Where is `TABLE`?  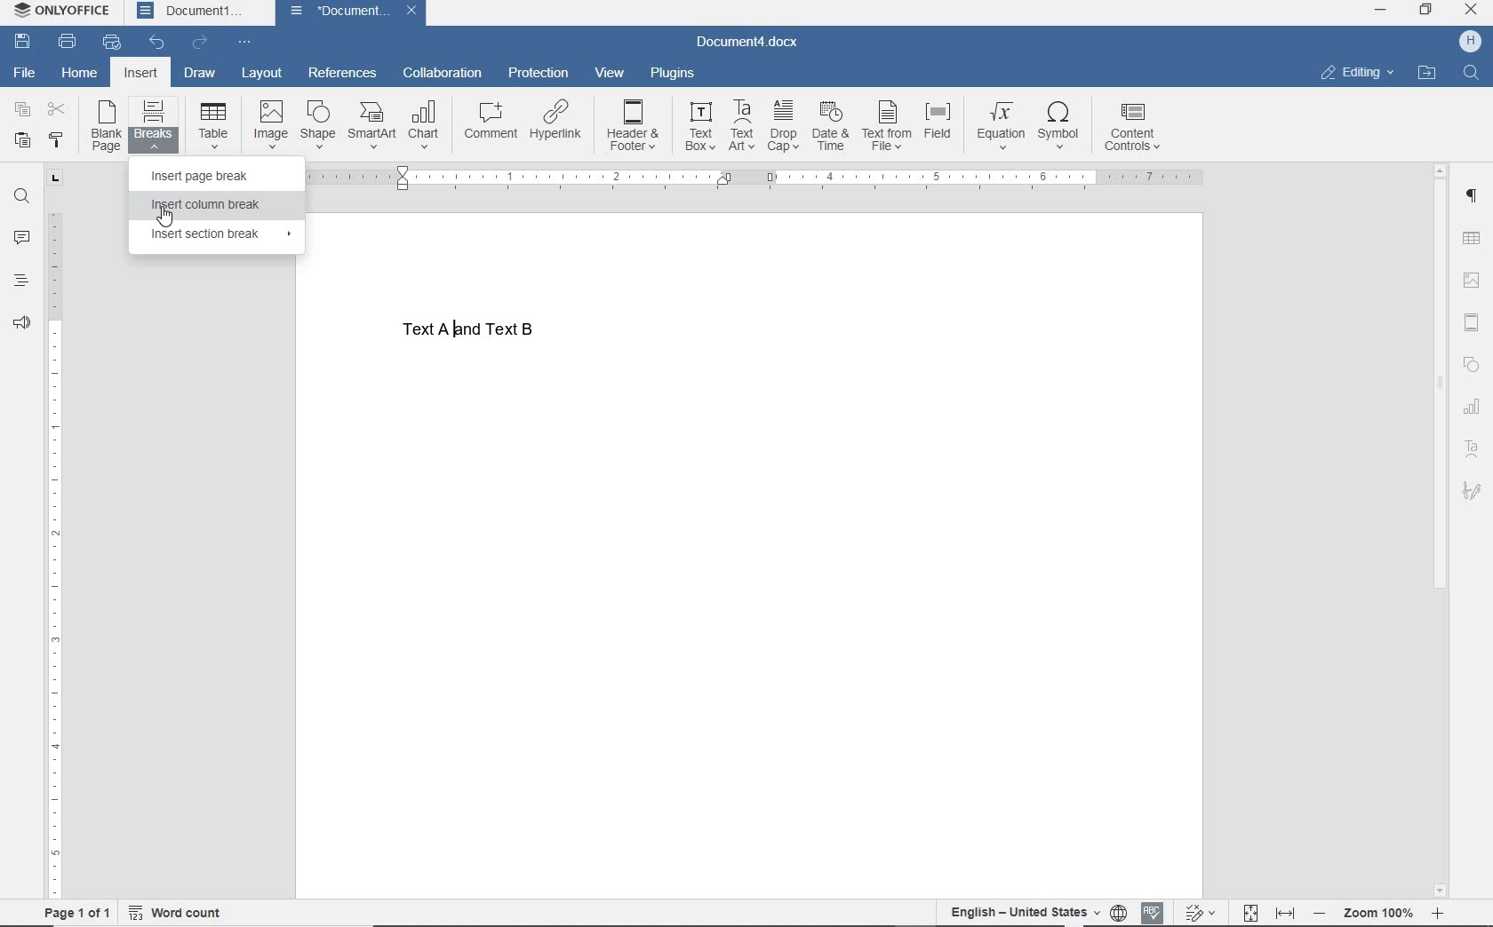 TABLE is located at coordinates (1472, 239).